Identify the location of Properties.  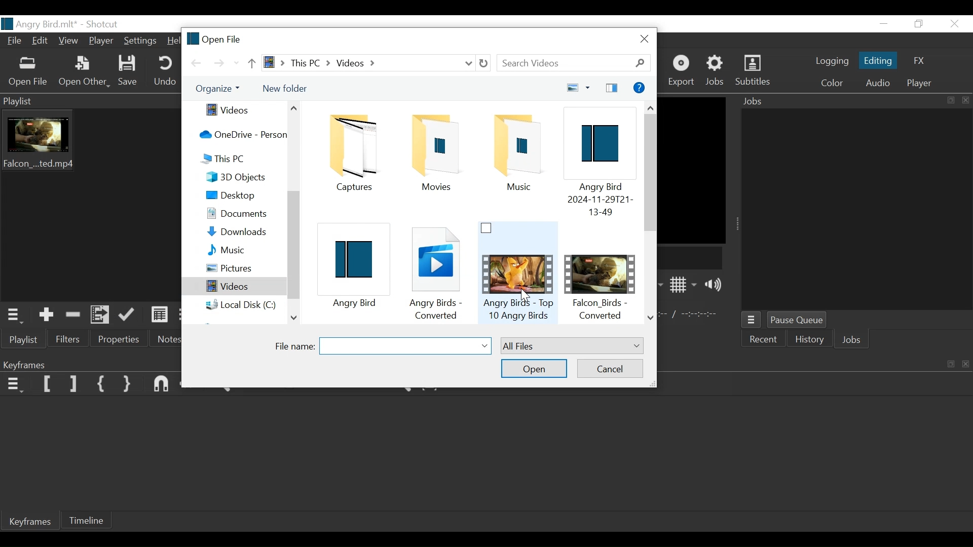
(118, 339).